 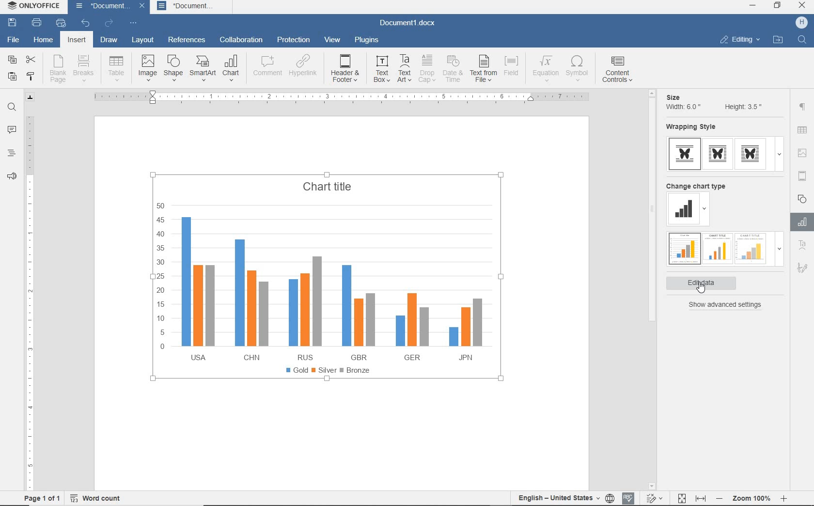 I want to click on chart, so click(x=329, y=281).